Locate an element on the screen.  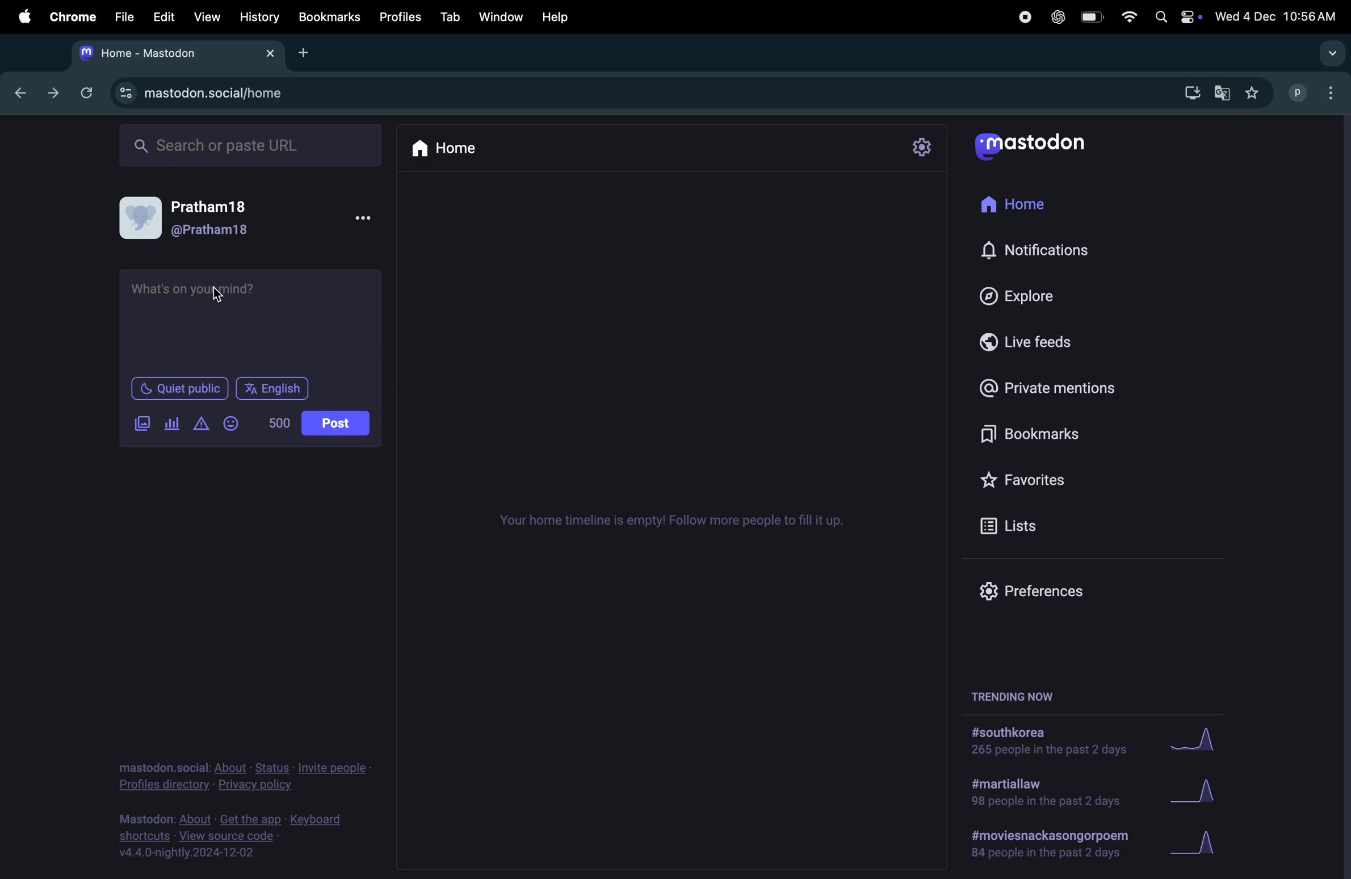
battery is located at coordinates (1088, 16).